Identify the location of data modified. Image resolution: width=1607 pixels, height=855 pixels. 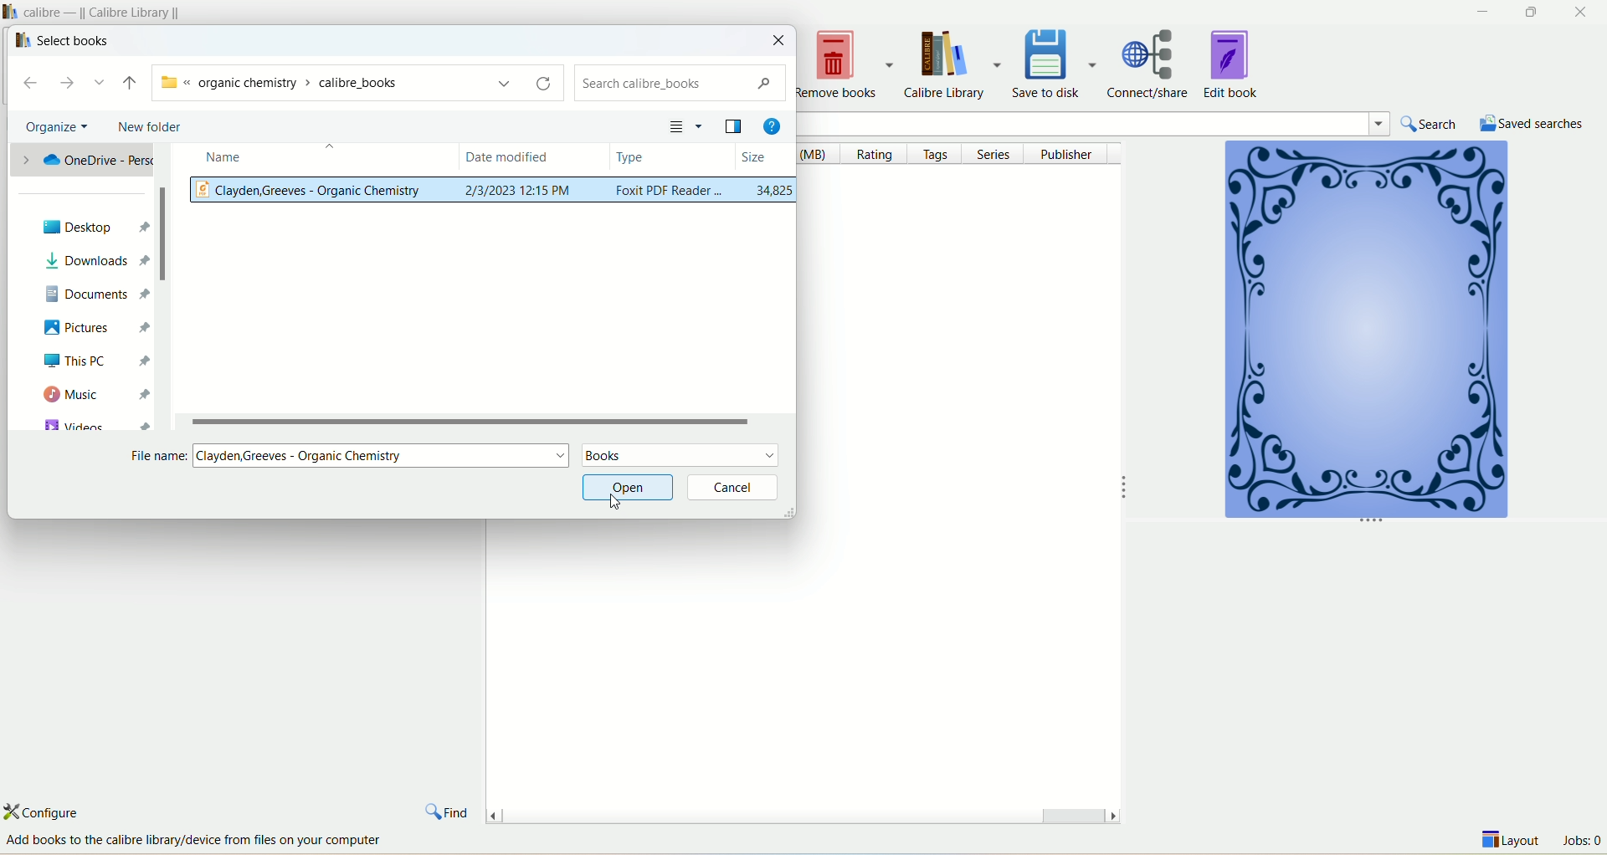
(535, 158).